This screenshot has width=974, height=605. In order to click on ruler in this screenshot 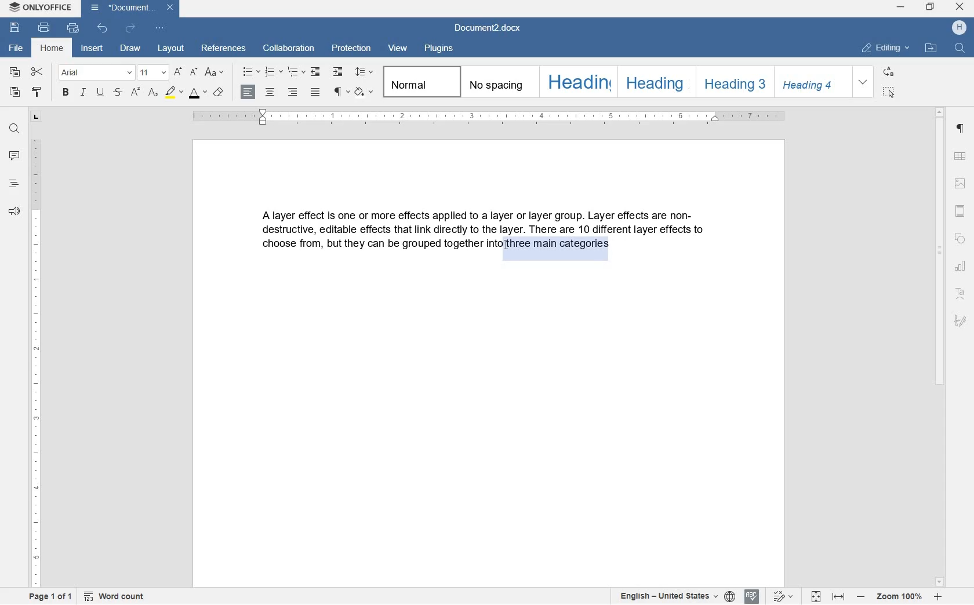, I will do `click(37, 363)`.